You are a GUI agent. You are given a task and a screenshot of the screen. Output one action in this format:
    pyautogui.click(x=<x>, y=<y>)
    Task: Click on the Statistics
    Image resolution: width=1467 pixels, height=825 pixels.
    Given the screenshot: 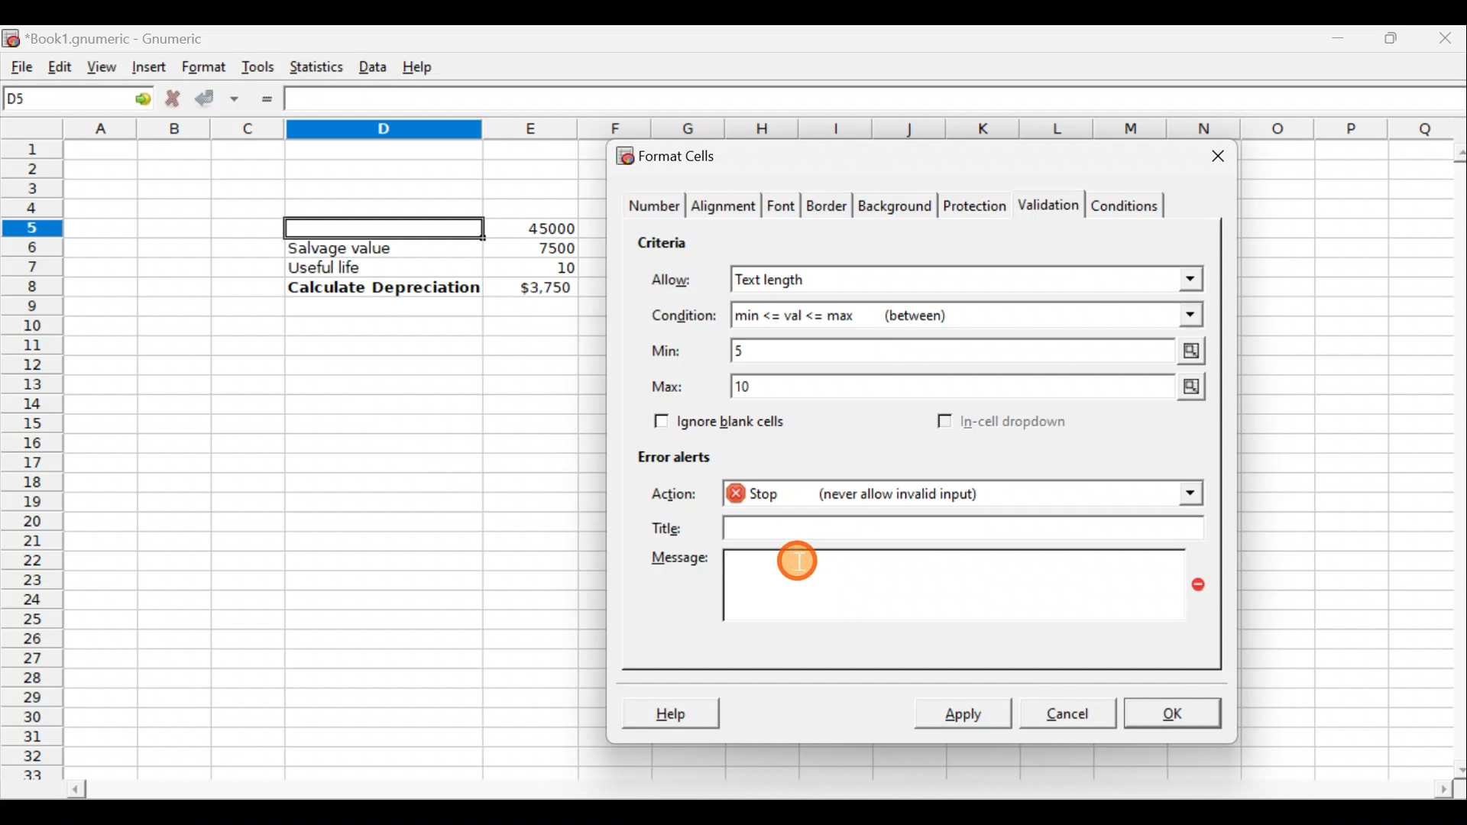 What is the action you would take?
    pyautogui.click(x=313, y=66)
    